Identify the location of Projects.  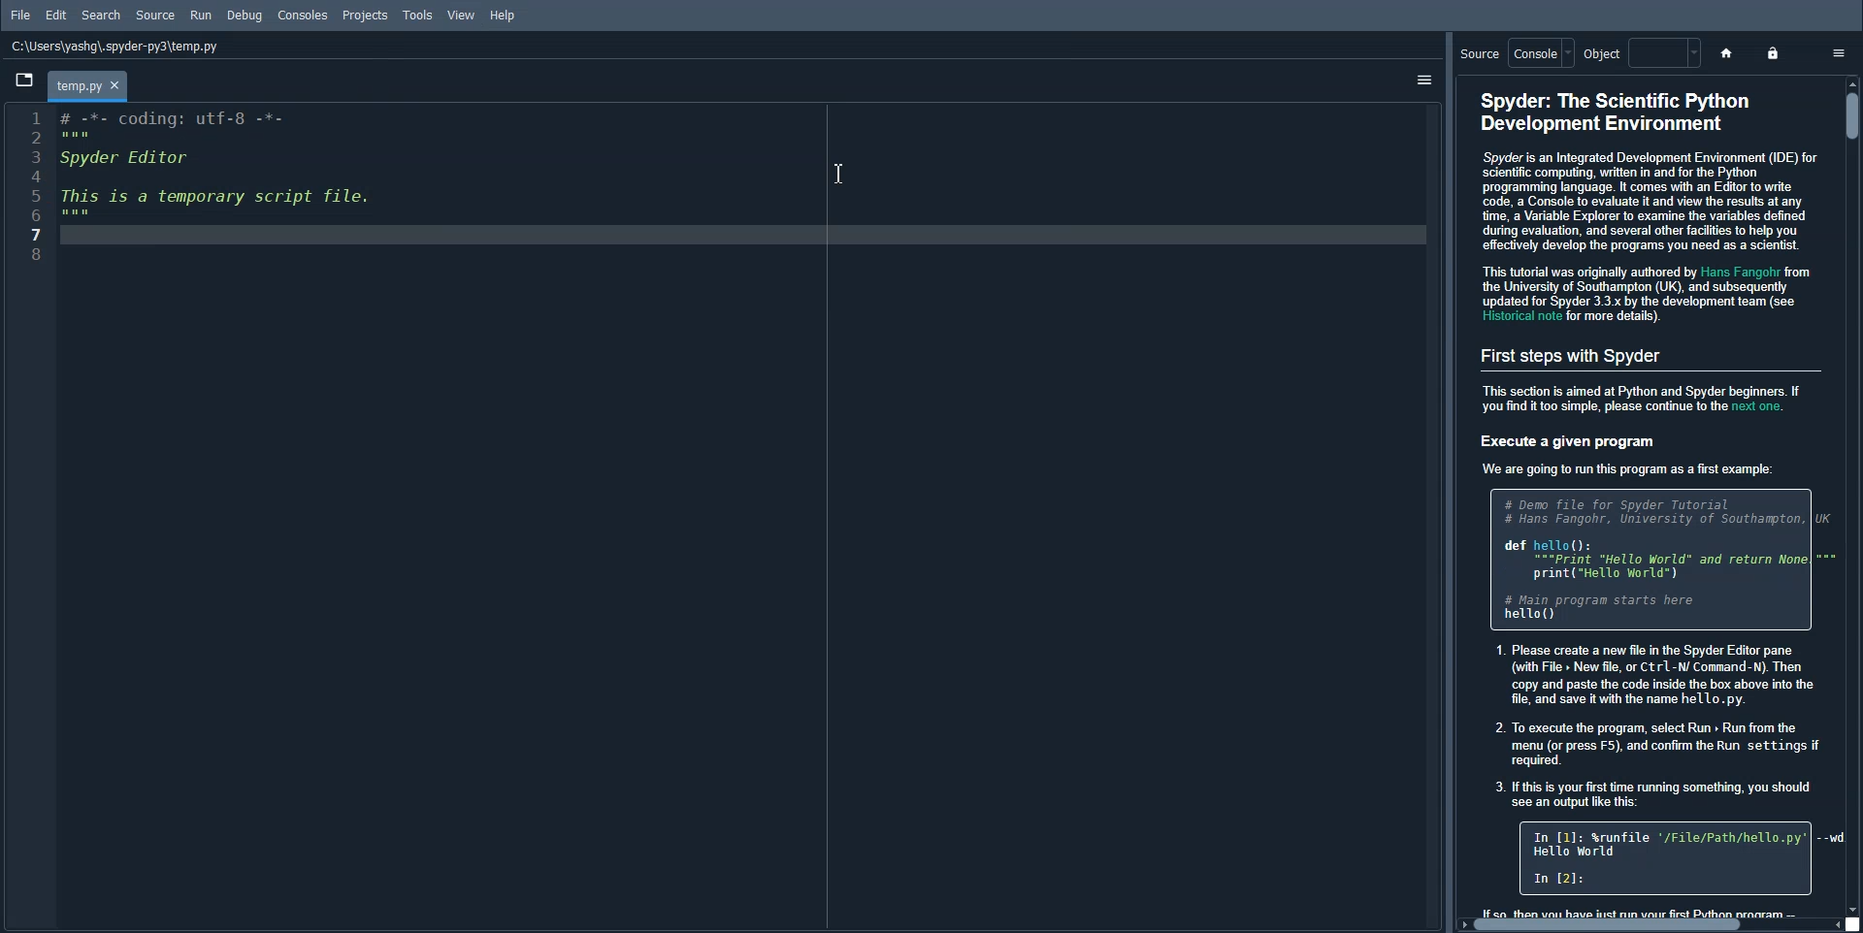
(368, 16).